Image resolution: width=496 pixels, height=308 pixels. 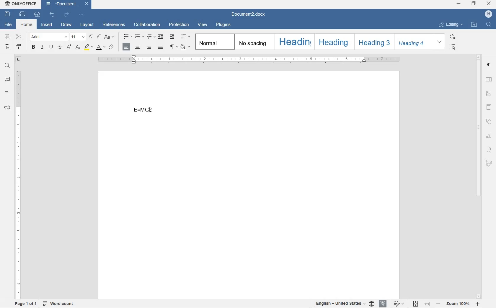 What do you see at coordinates (489, 14) in the screenshot?
I see `hp` at bounding box center [489, 14].